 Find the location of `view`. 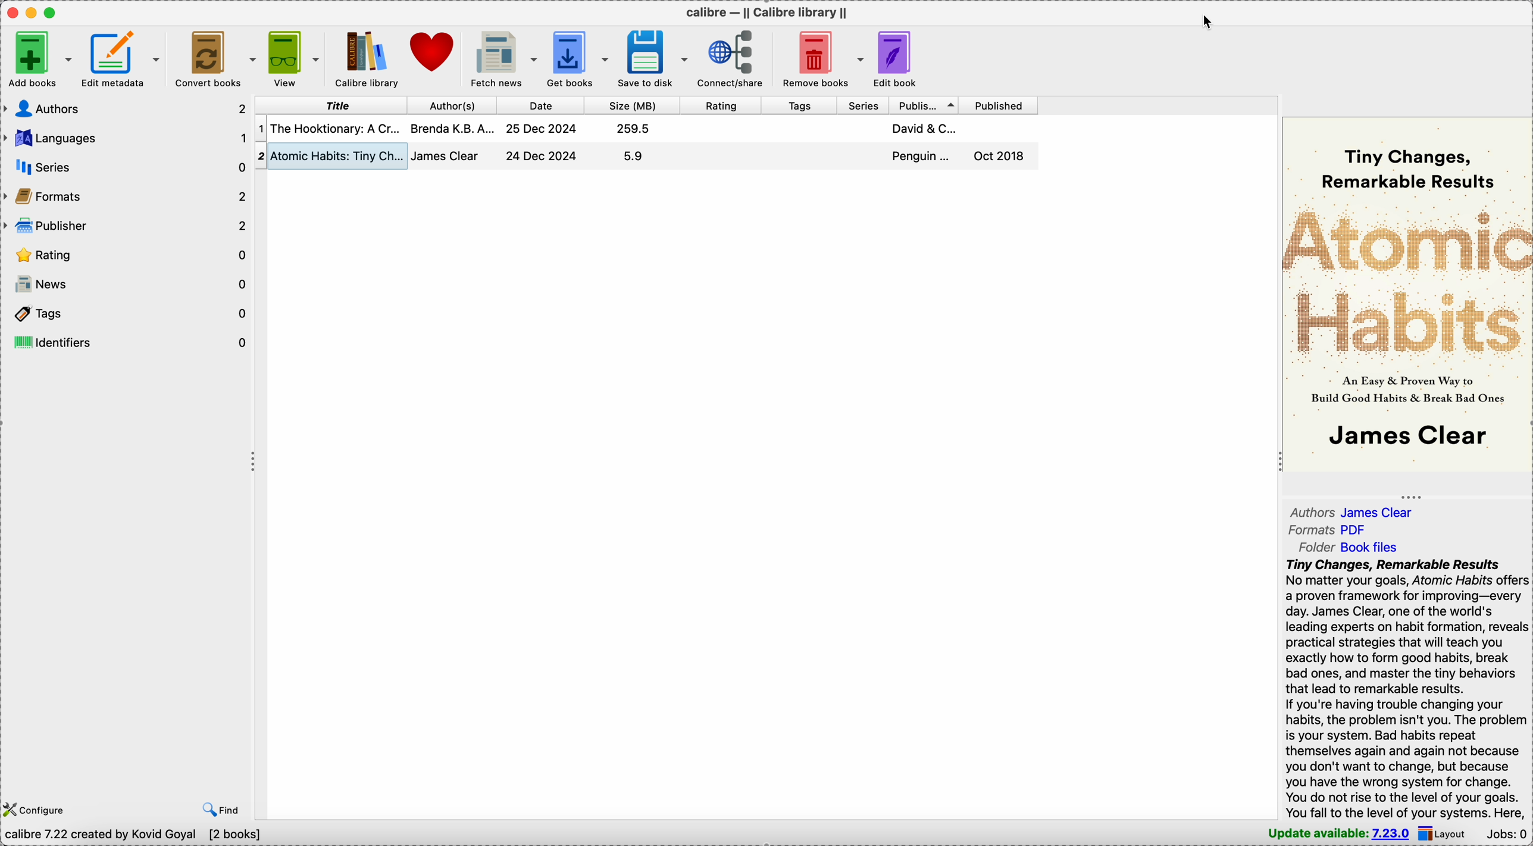

view is located at coordinates (292, 58).